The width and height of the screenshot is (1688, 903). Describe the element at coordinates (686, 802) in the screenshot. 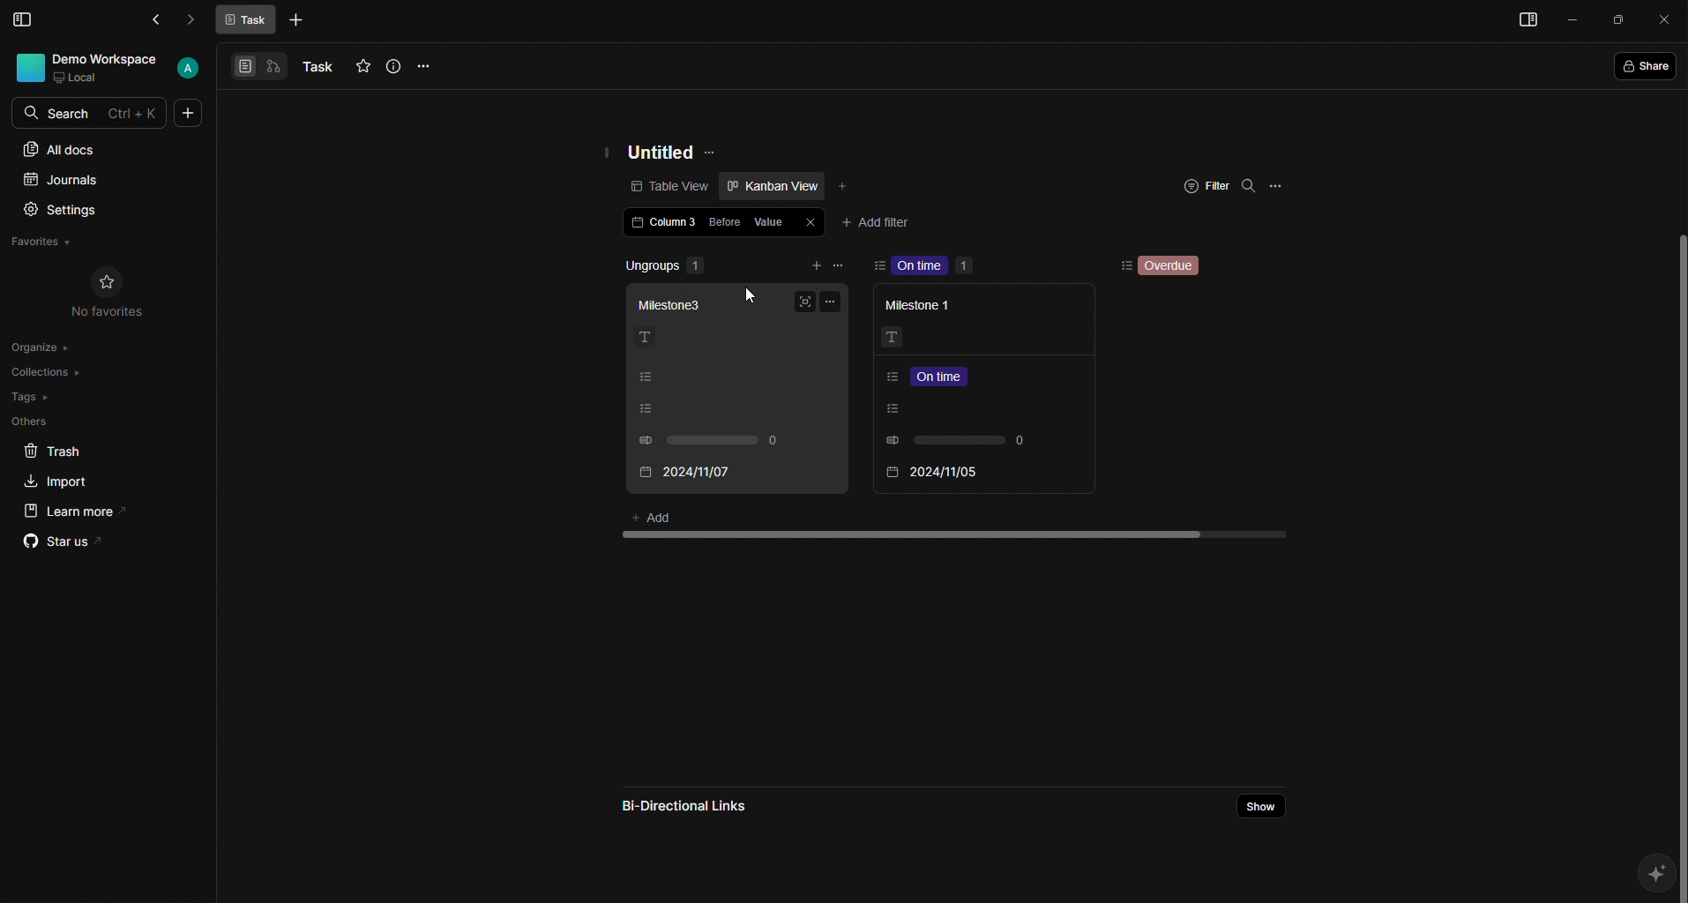

I see `Bi-directional links` at that location.